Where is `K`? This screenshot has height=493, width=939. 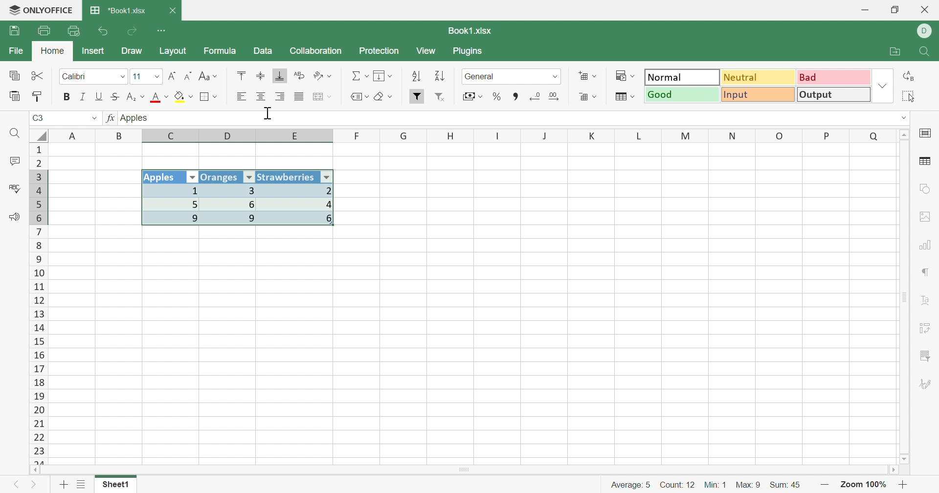
K is located at coordinates (593, 136).